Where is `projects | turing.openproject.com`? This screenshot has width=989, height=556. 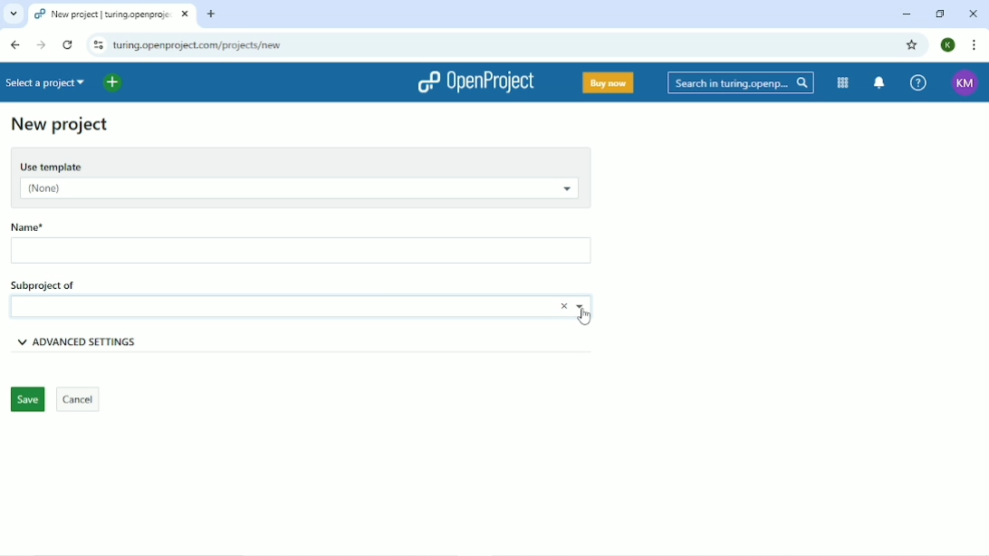 projects | turing.openproject.com is located at coordinates (101, 14).